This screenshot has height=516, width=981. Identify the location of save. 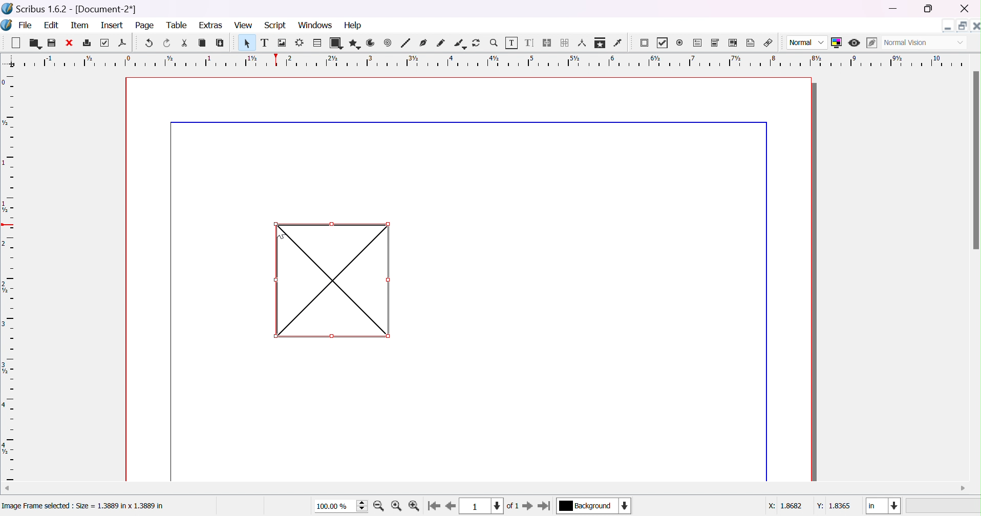
(52, 43).